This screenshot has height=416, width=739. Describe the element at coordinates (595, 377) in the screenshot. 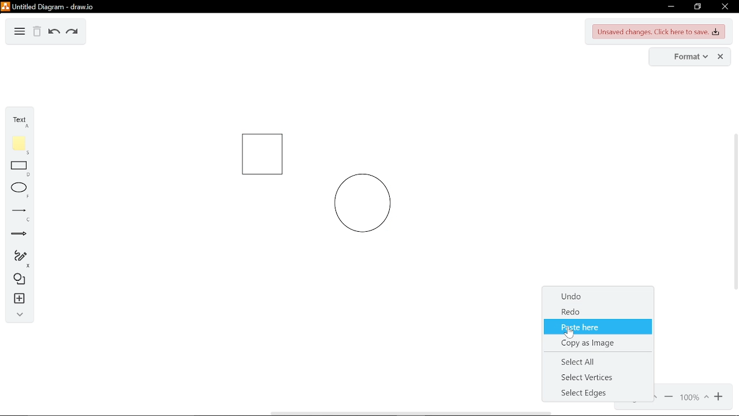

I see `select vertices` at that location.